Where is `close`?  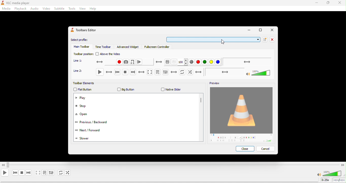 close is located at coordinates (274, 39).